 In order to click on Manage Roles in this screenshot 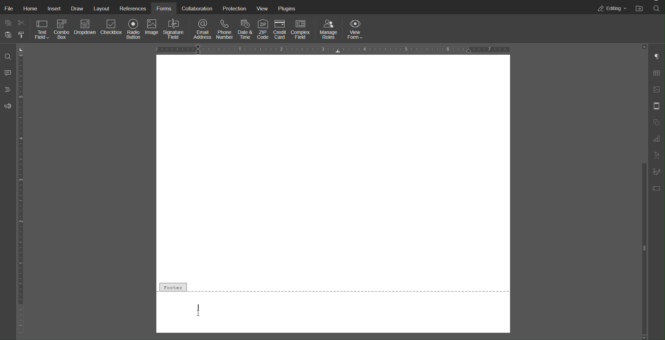, I will do `click(329, 29)`.